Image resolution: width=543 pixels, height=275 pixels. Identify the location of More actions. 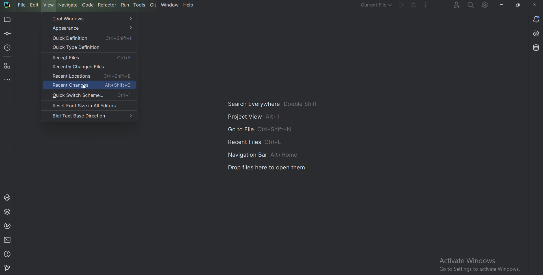
(425, 5).